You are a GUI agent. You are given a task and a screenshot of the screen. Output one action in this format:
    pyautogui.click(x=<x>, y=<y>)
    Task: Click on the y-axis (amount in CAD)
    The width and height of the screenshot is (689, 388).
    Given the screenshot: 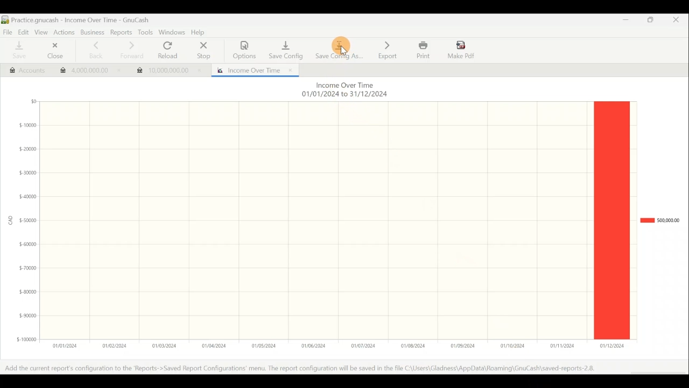 What is the action you would take?
    pyautogui.click(x=25, y=225)
    